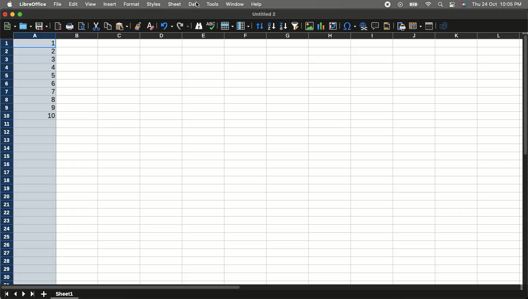 This screenshot has height=299, width=528. What do you see at coordinates (123, 26) in the screenshot?
I see `Paste` at bounding box center [123, 26].